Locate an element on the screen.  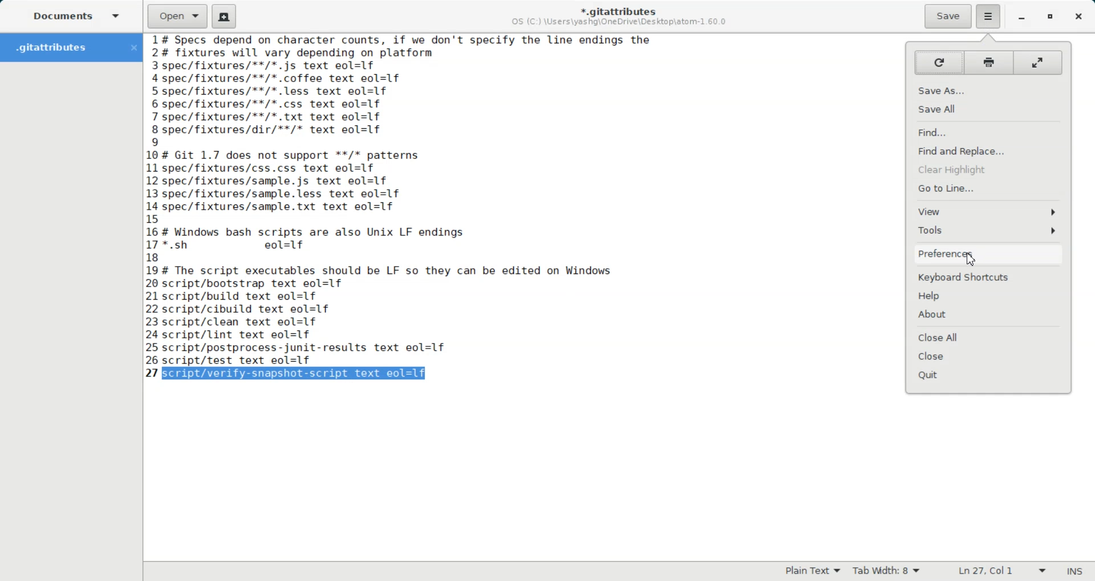
Tools is located at coordinates (989, 231).